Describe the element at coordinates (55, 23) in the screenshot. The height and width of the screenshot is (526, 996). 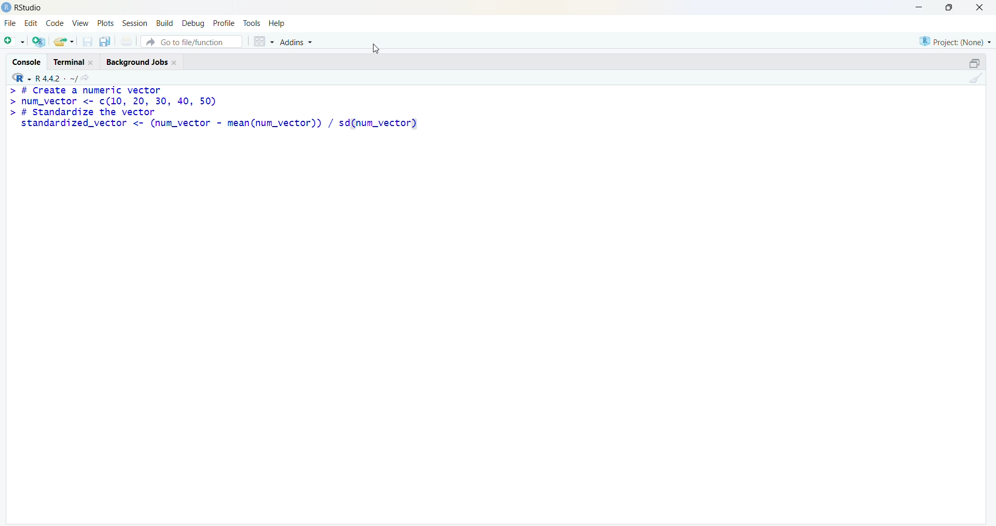
I see `code` at that location.